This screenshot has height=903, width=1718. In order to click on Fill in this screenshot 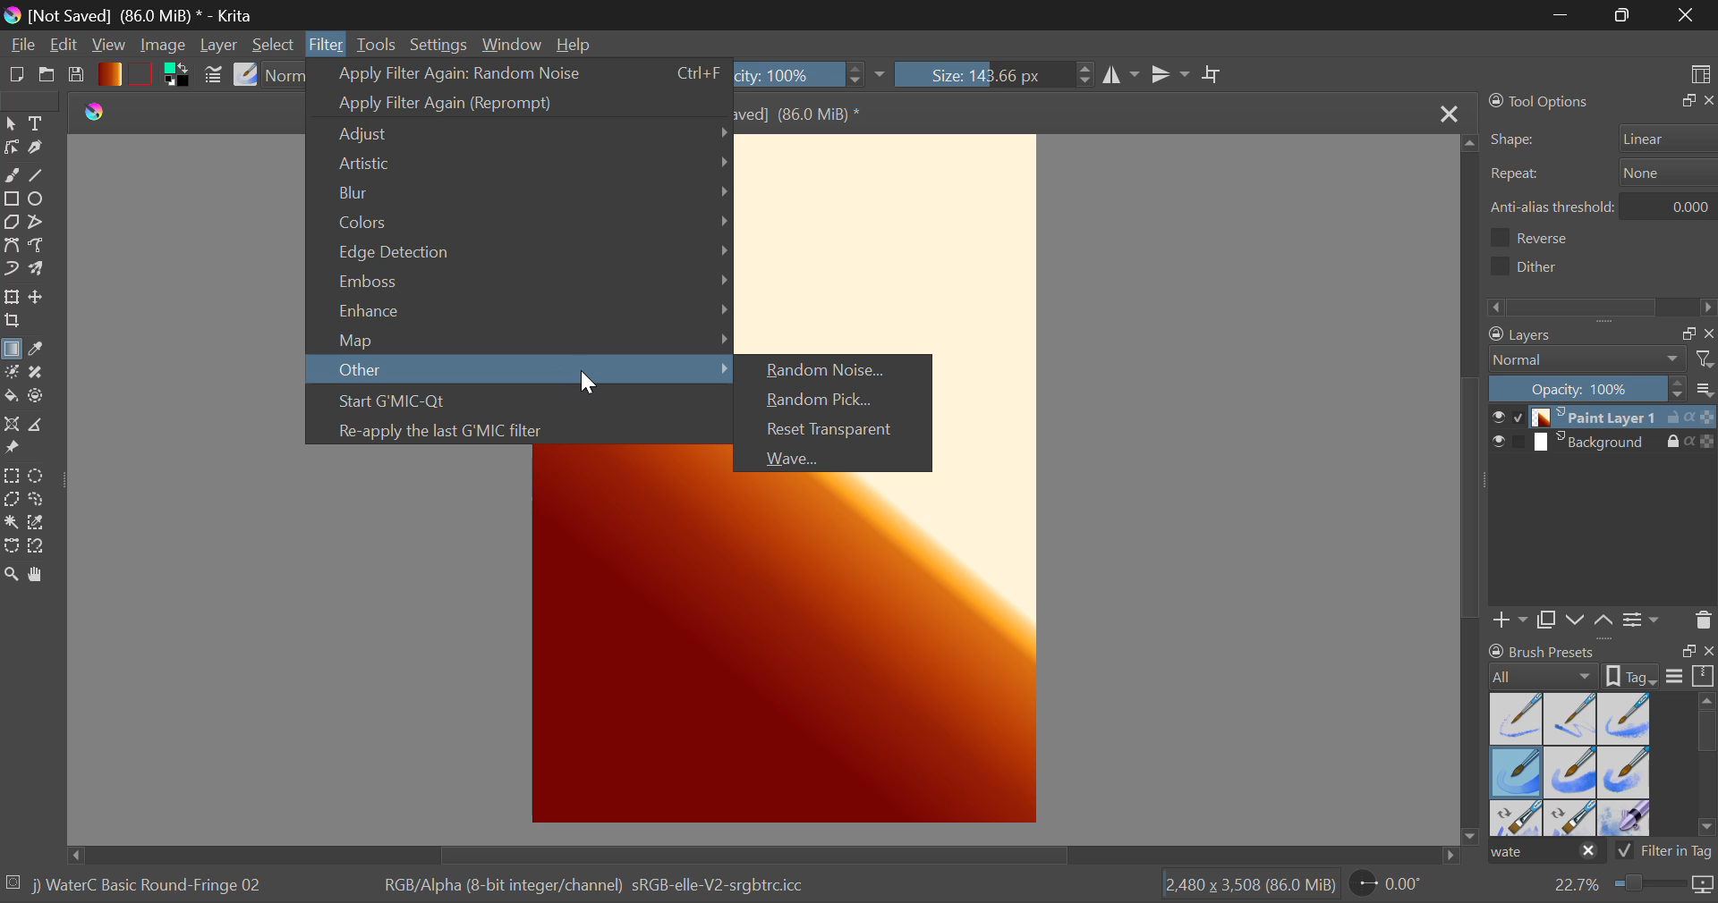, I will do `click(13, 397)`.